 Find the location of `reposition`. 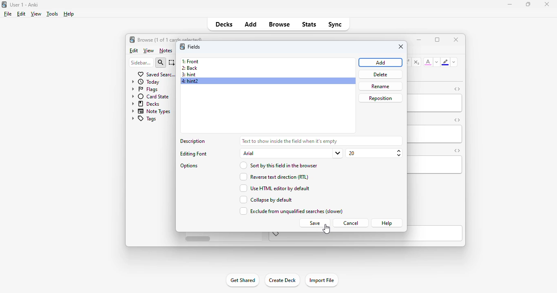

reposition is located at coordinates (381, 98).